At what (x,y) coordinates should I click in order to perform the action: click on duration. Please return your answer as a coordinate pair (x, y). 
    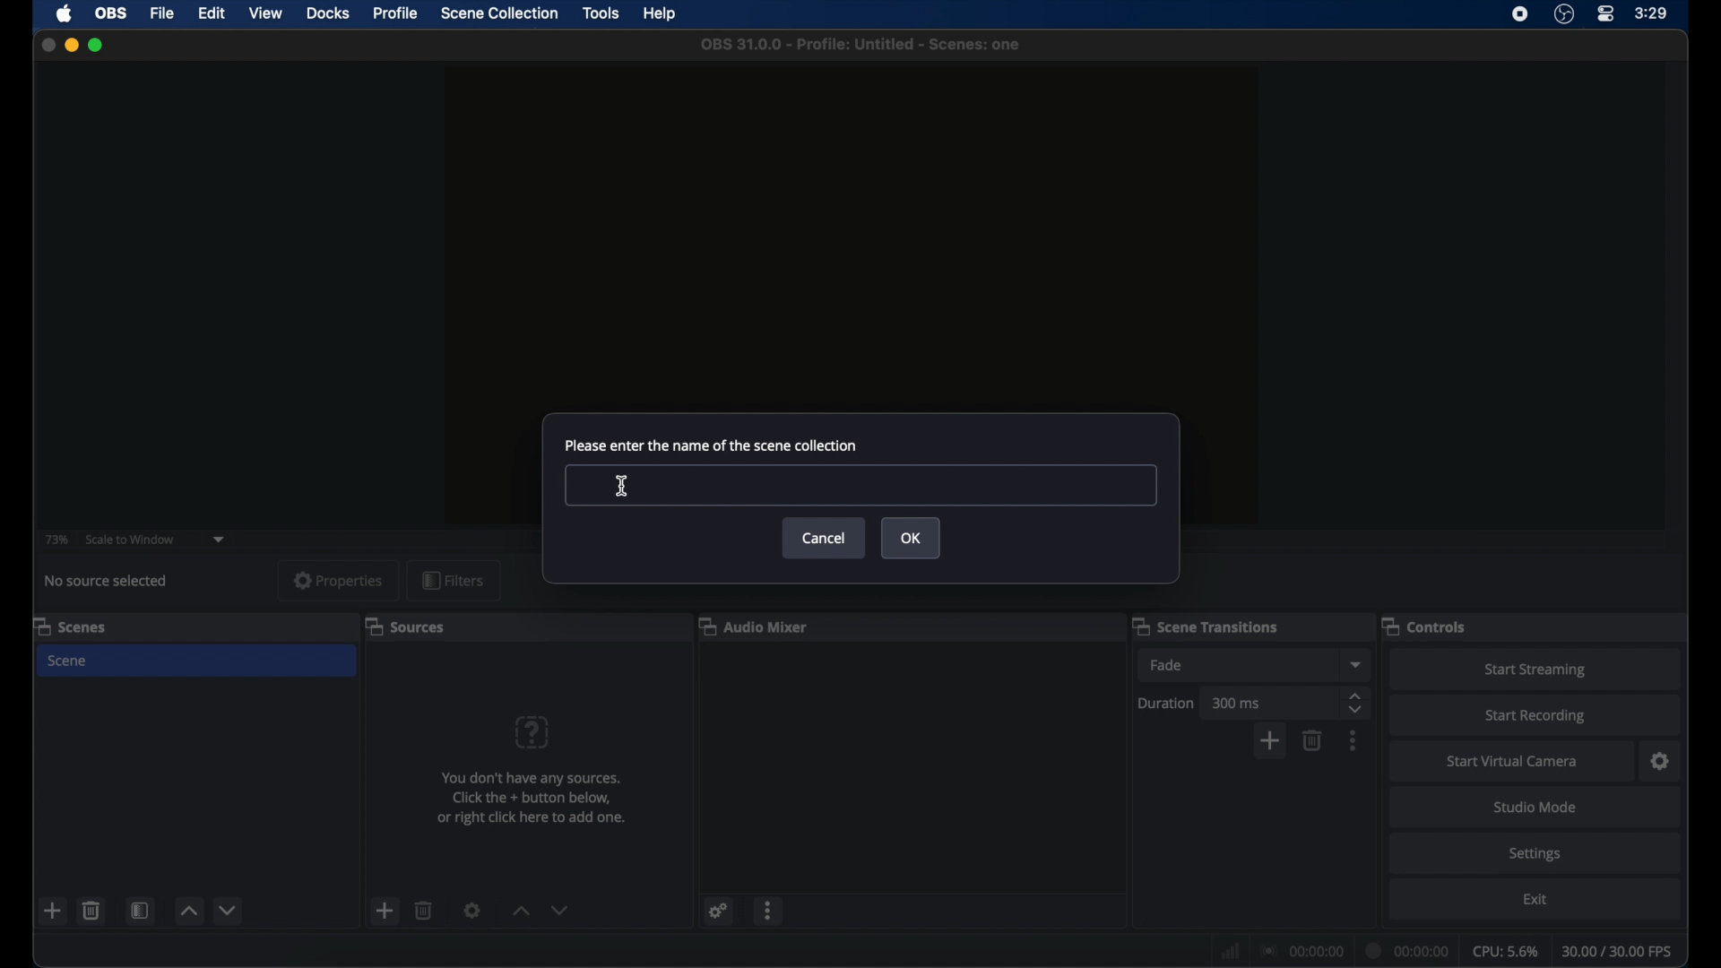
    Looking at the image, I should click on (1166, 703).